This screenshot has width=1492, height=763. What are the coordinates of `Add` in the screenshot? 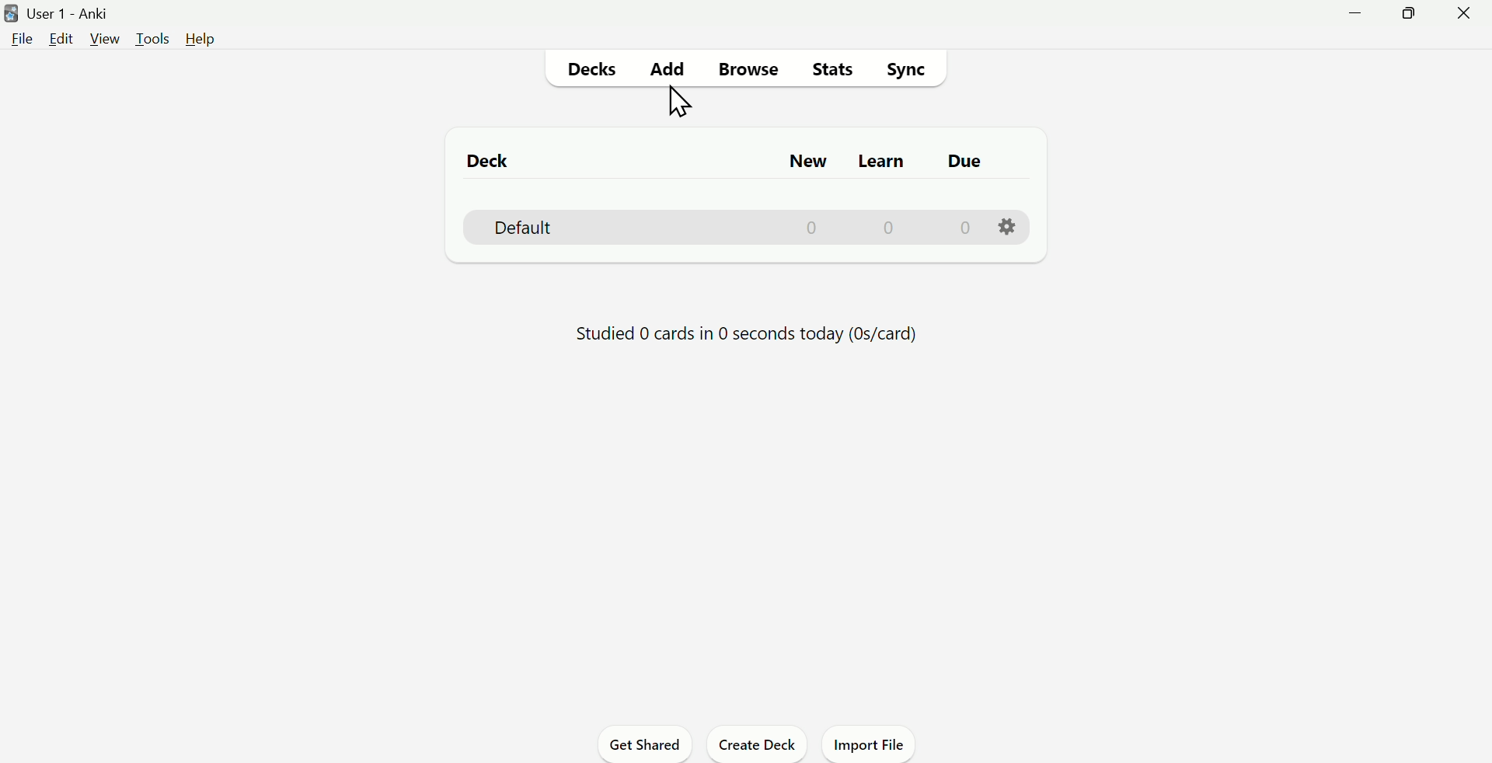 It's located at (662, 68).